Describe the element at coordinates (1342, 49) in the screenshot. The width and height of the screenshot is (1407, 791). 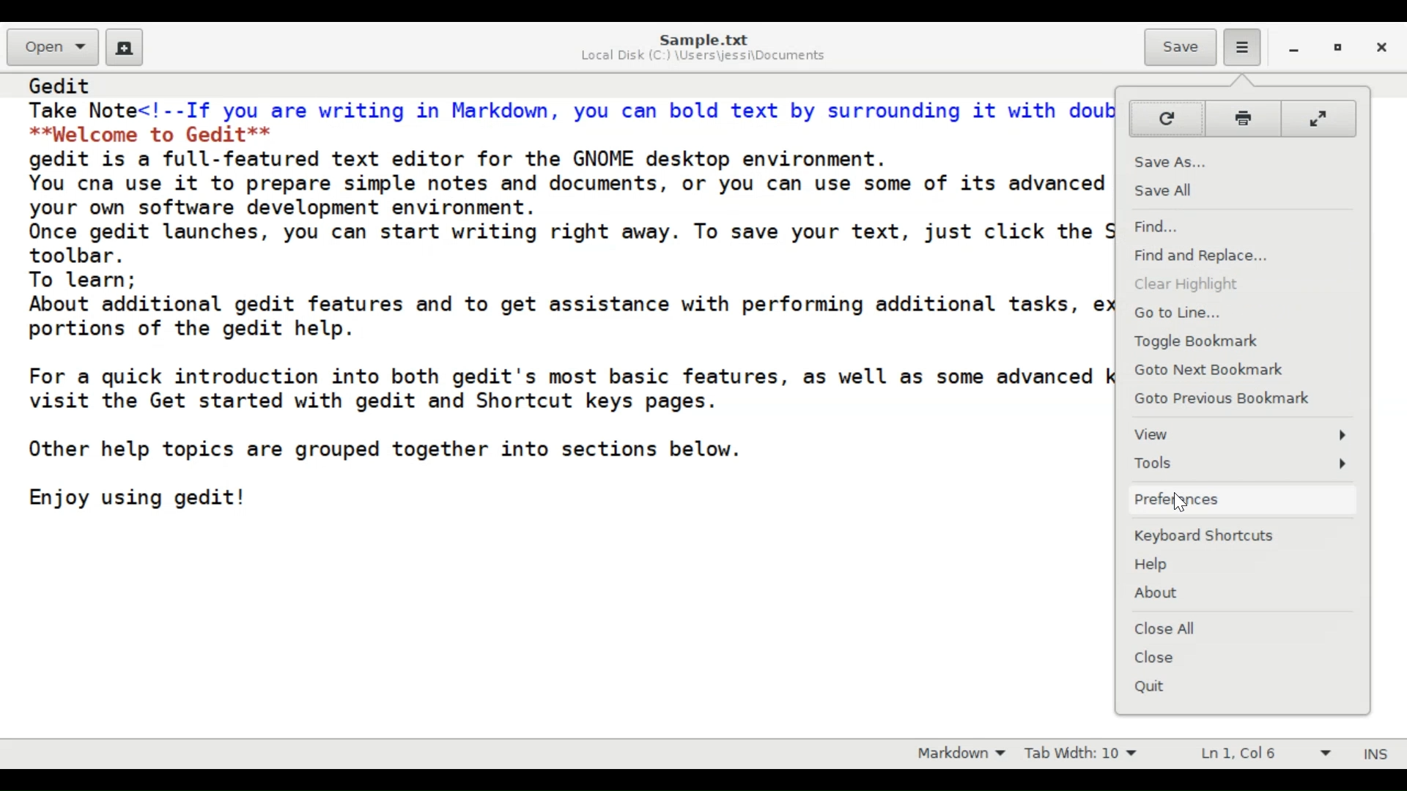
I see `restore` at that location.